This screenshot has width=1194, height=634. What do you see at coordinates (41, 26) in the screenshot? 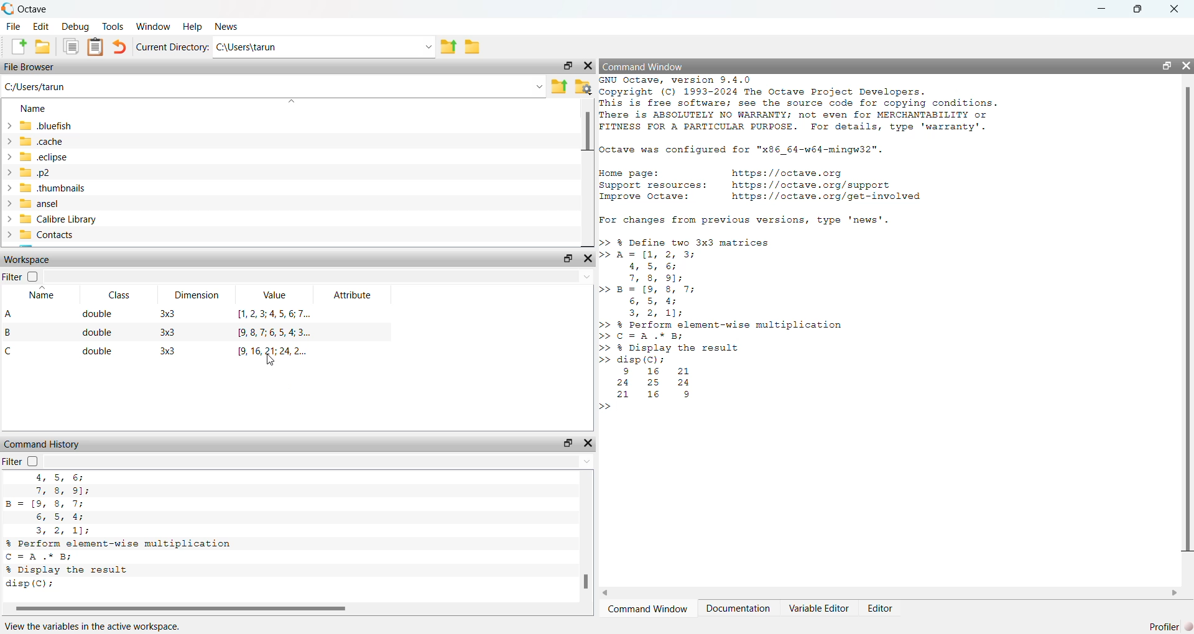
I see `Edit` at bounding box center [41, 26].